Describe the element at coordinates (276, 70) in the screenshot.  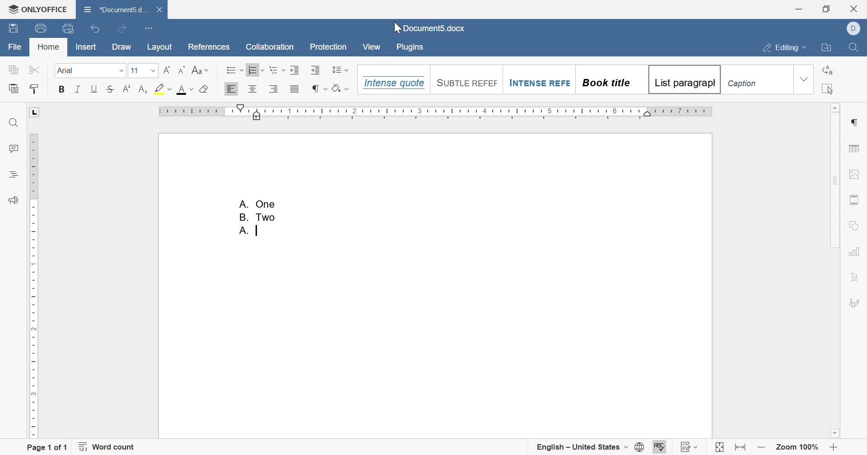
I see `Multilevel list` at that location.